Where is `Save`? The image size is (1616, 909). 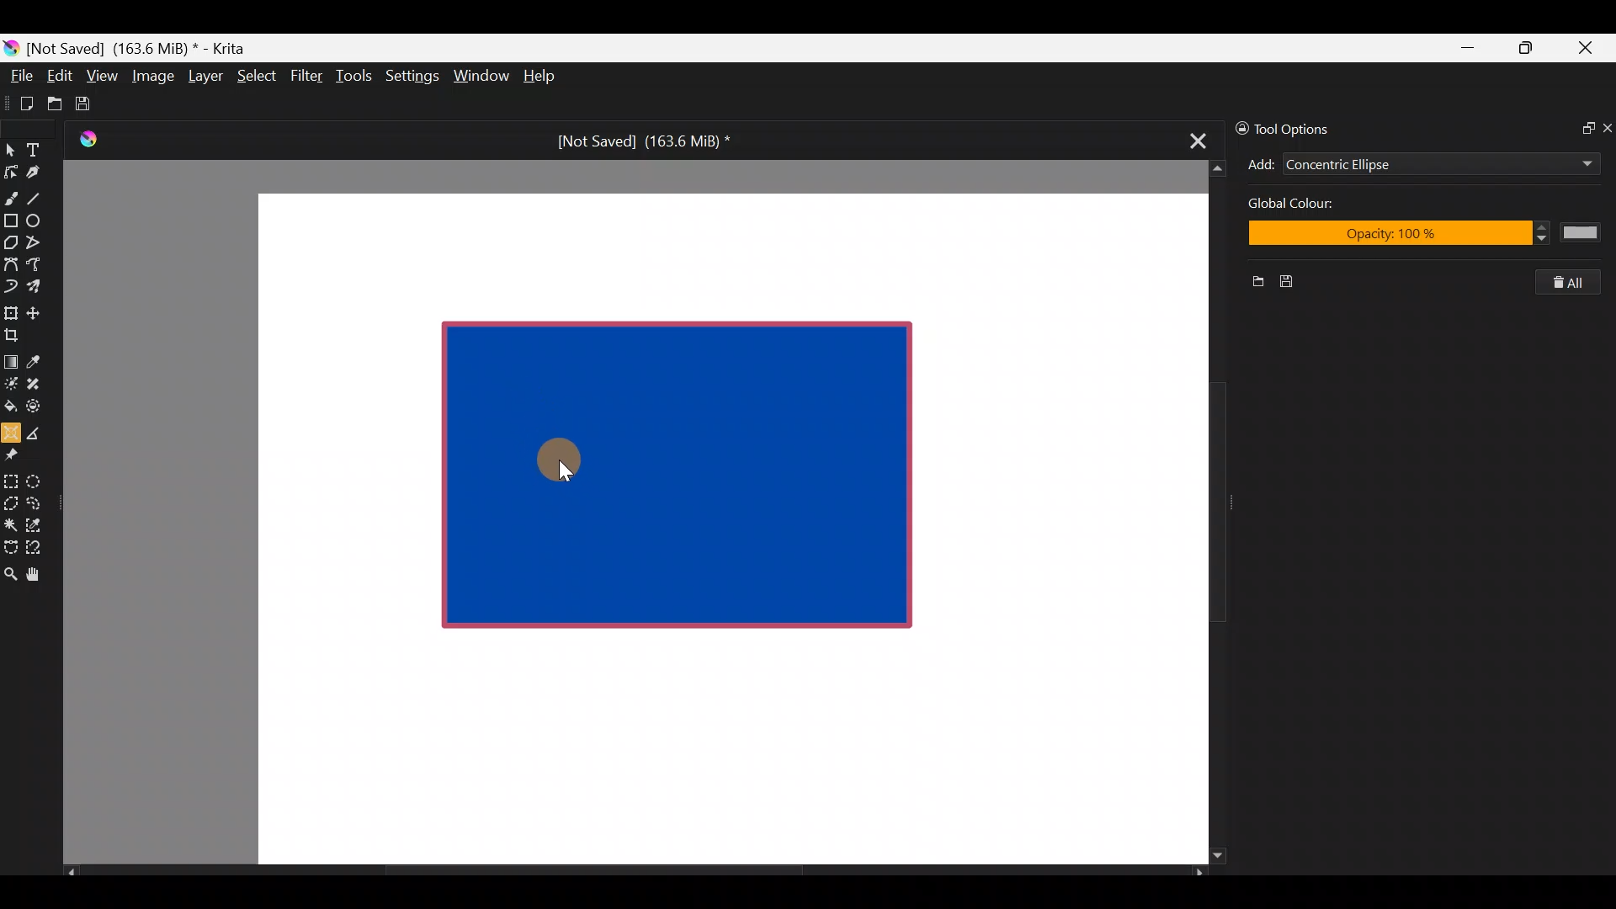
Save is located at coordinates (1293, 282).